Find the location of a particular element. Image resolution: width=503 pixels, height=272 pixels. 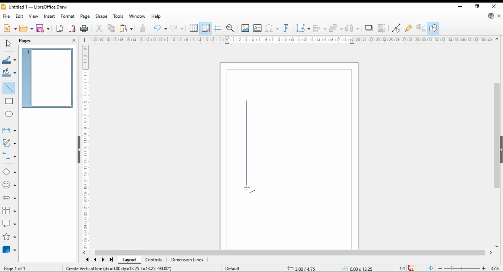

lines and arrows is located at coordinates (9, 130).